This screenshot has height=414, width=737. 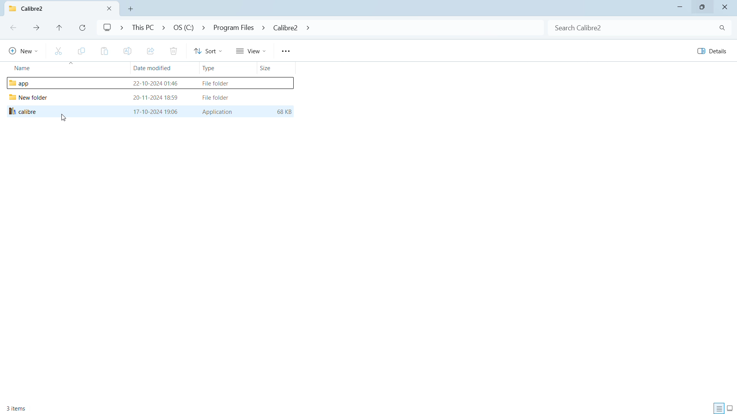 What do you see at coordinates (713, 51) in the screenshot?
I see `details` at bounding box center [713, 51].